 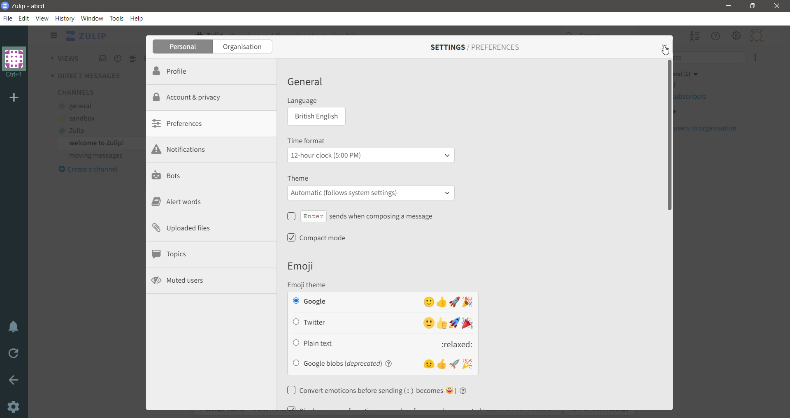 I want to click on Google, so click(x=382, y=302).